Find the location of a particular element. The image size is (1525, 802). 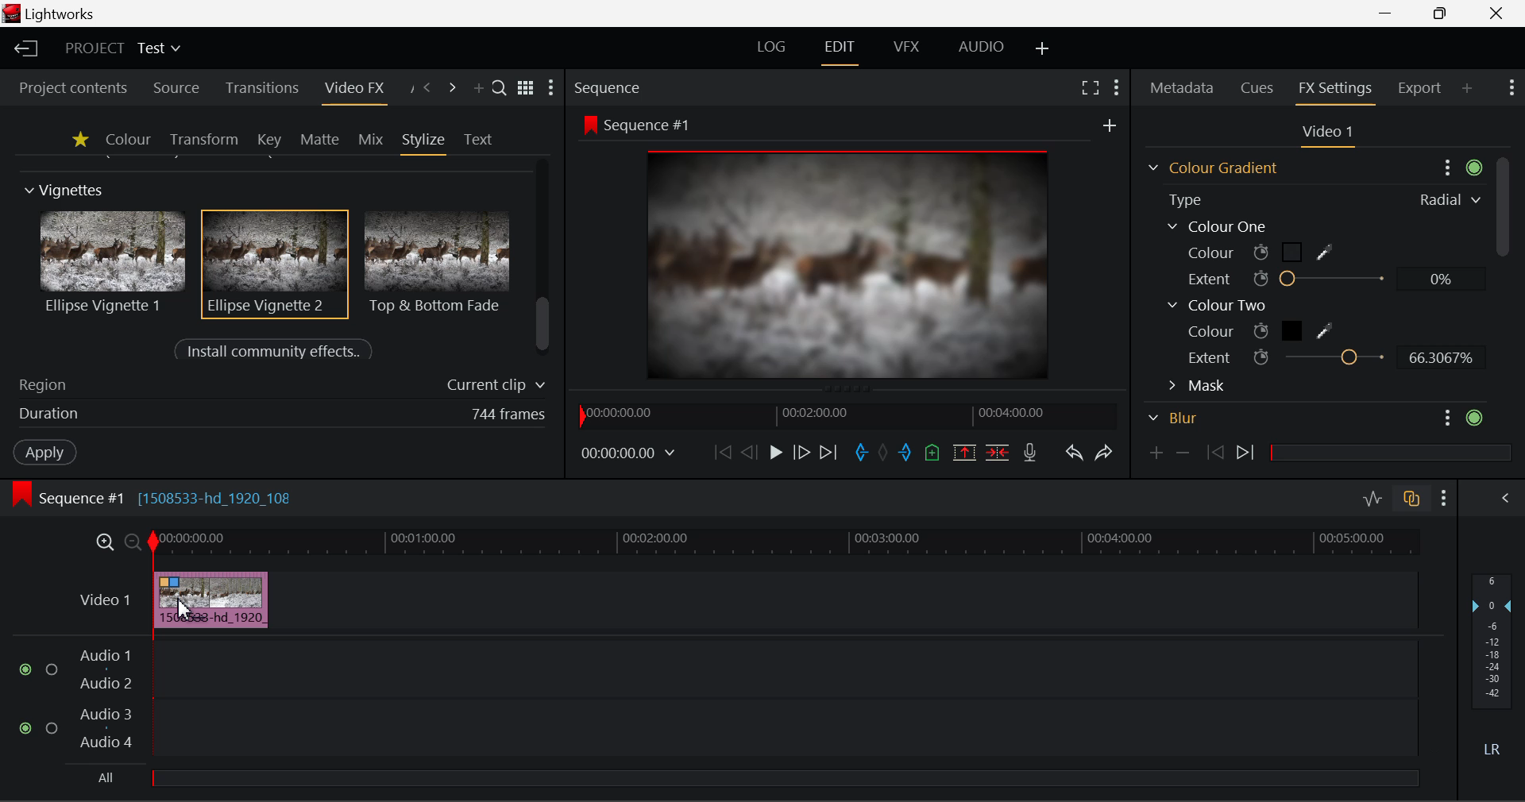

Last keyframe is located at coordinates (1216, 455).